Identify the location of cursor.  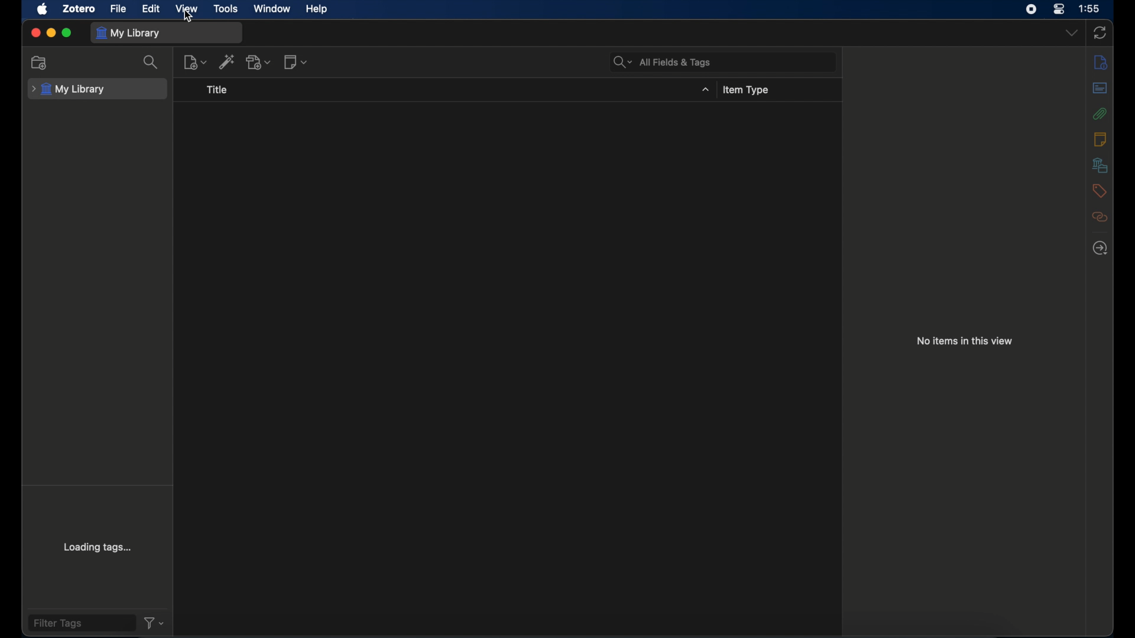
(189, 17).